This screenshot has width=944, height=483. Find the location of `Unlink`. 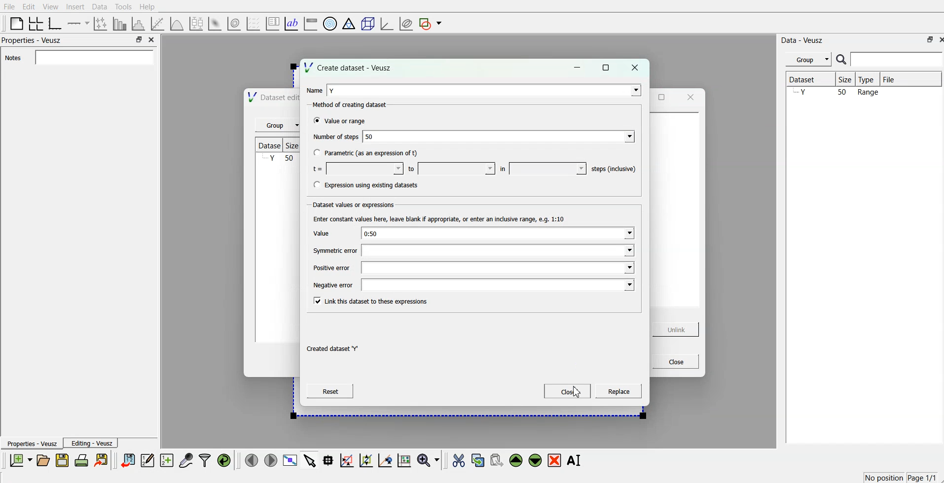

Unlink is located at coordinates (676, 330).